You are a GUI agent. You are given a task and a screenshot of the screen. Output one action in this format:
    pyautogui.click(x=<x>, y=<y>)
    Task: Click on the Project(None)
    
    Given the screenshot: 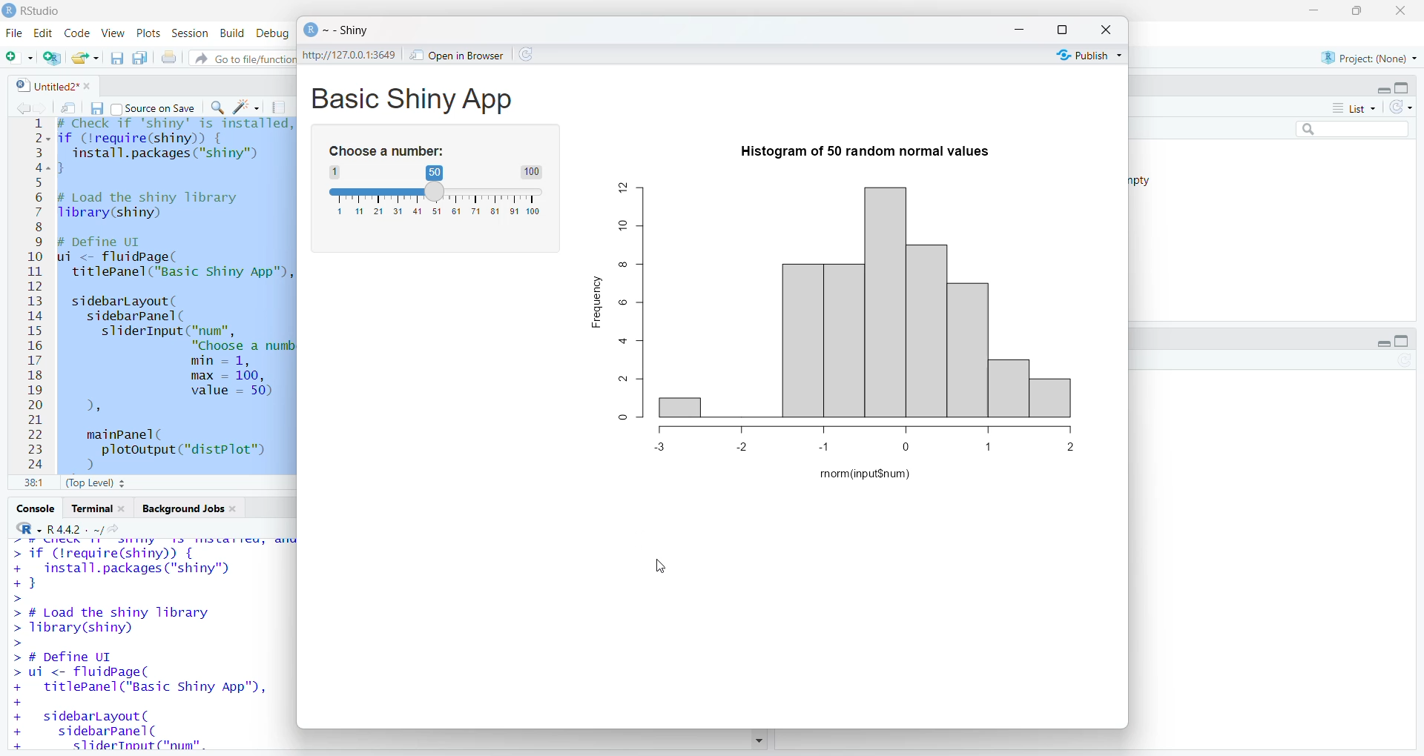 What is the action you would take?
    pyautogui.click(x=1370, y=58)
    